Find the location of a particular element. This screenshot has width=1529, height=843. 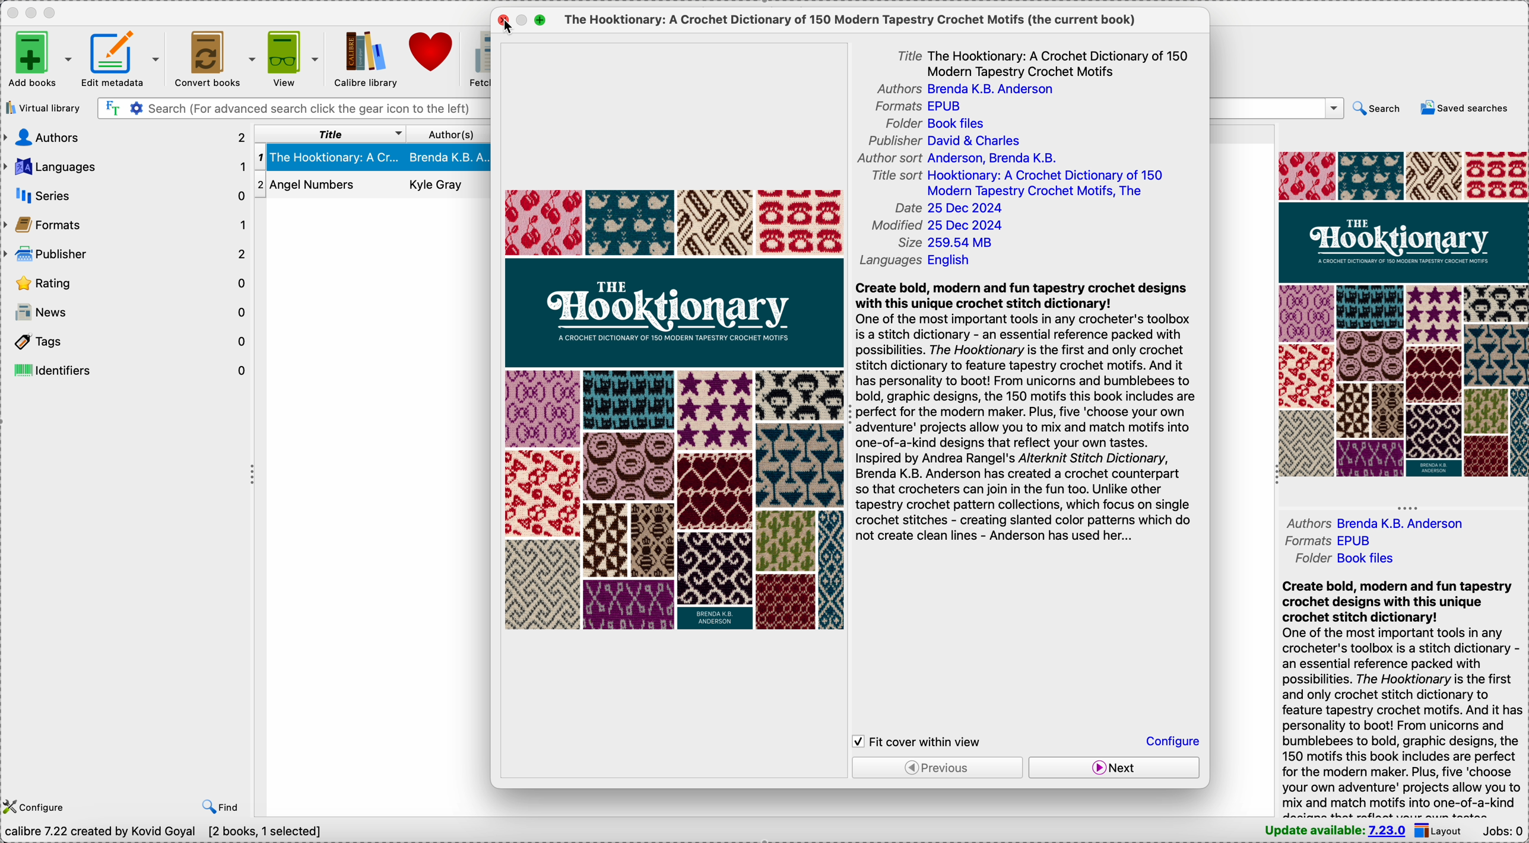

publisher is located at coordinates (127, 254).